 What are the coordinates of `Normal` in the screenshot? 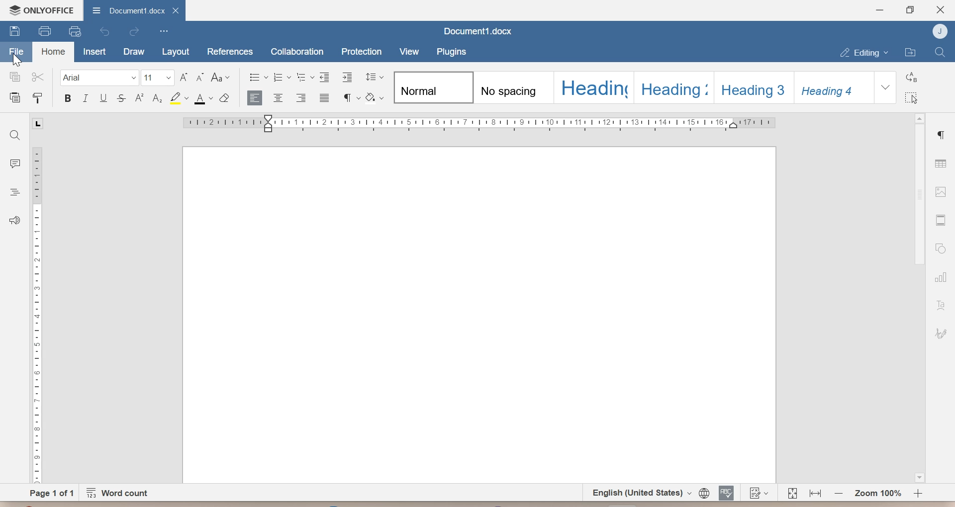 It's located at (434, 86).